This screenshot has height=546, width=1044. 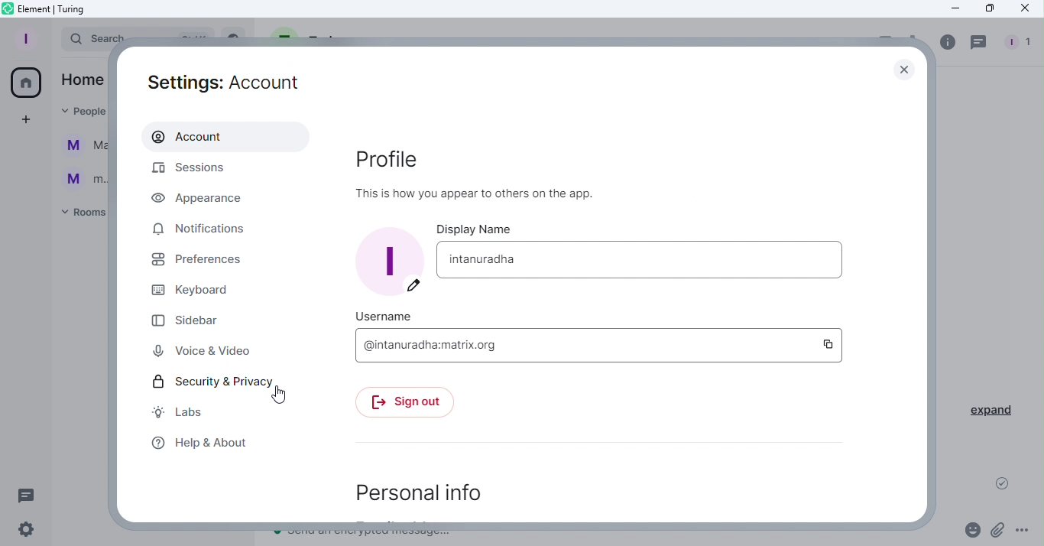 What do you see at coordinates (1025, 9) in the screenshot?
I see `Close` at bounding box center [1025, 9].